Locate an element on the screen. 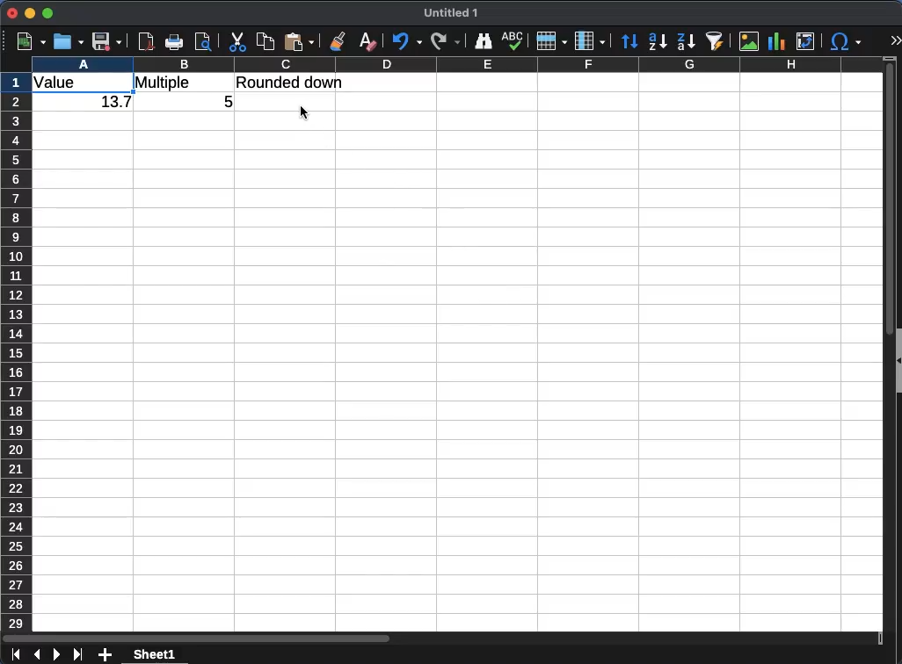 This screenshot has height=664, width=902. pivot table is located at coordinates (809, 42).